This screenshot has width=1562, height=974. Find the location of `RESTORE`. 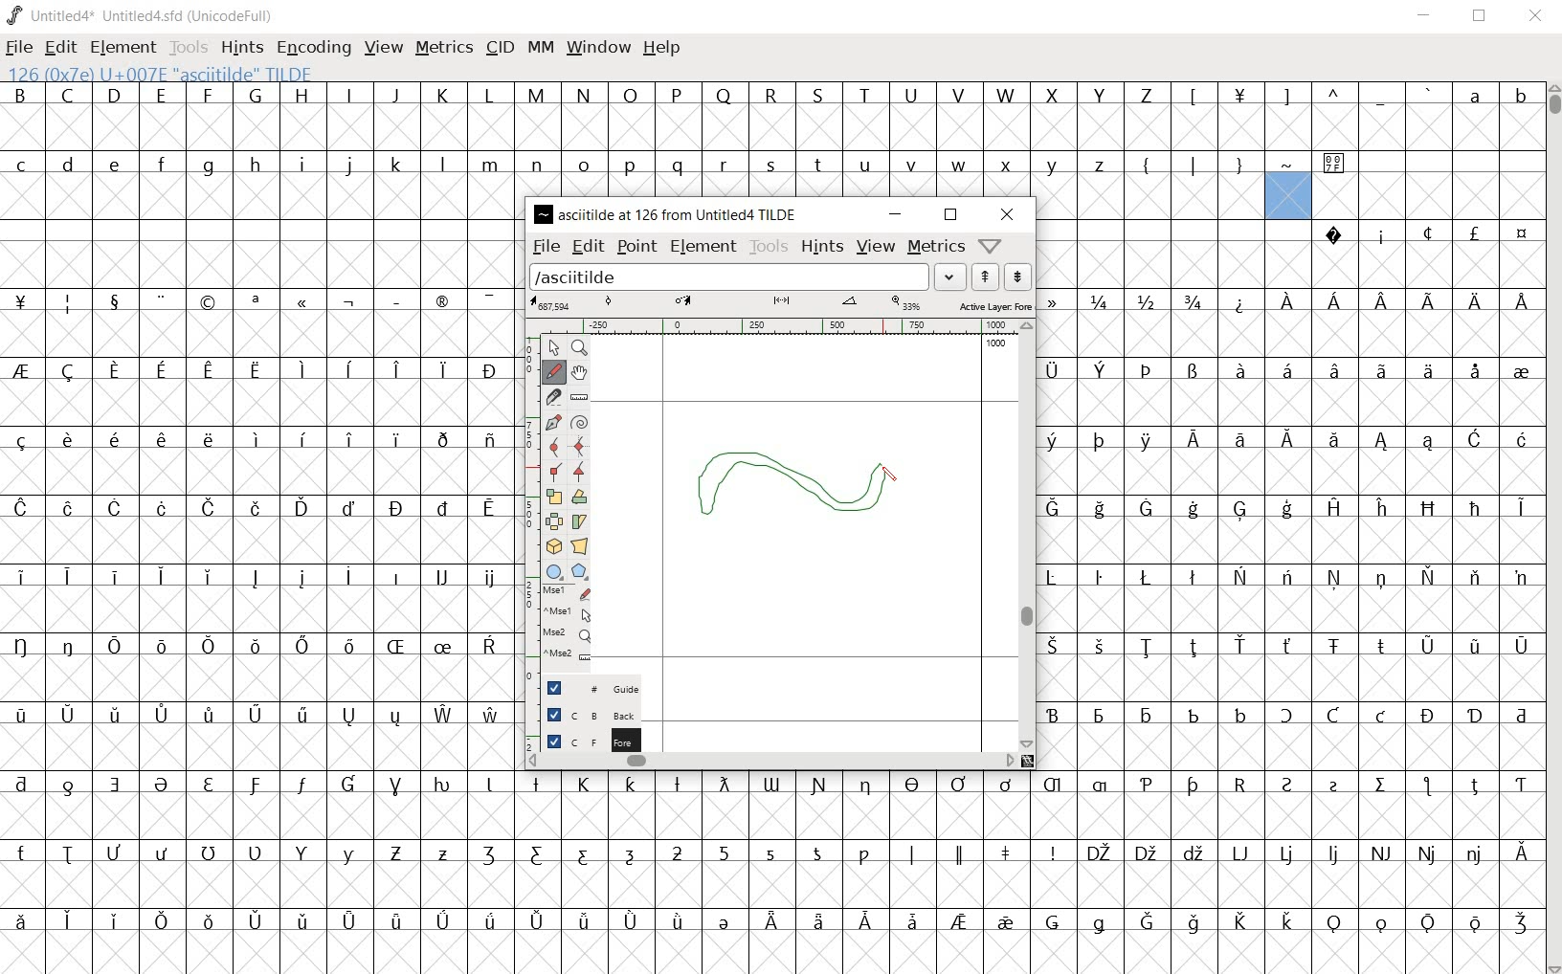

RESTORE is located at coordinates (1484, 17).